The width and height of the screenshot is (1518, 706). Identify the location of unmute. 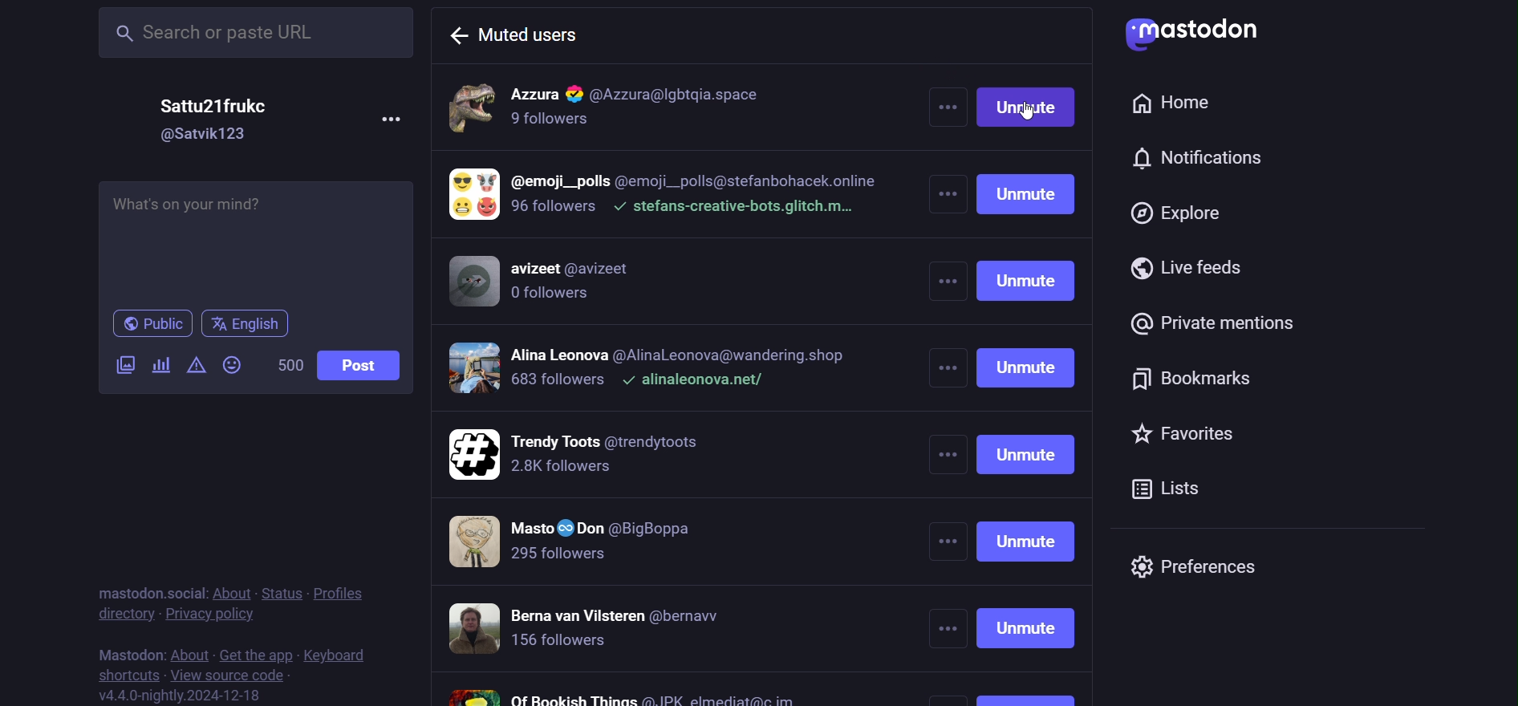
(1031, 393).